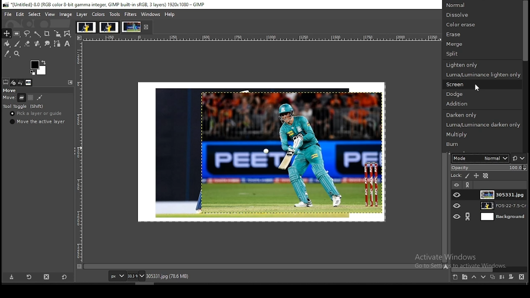 Image resolution: width=530 pixels, height=298 pixels. I want to click on tool options, so click(6, 82).